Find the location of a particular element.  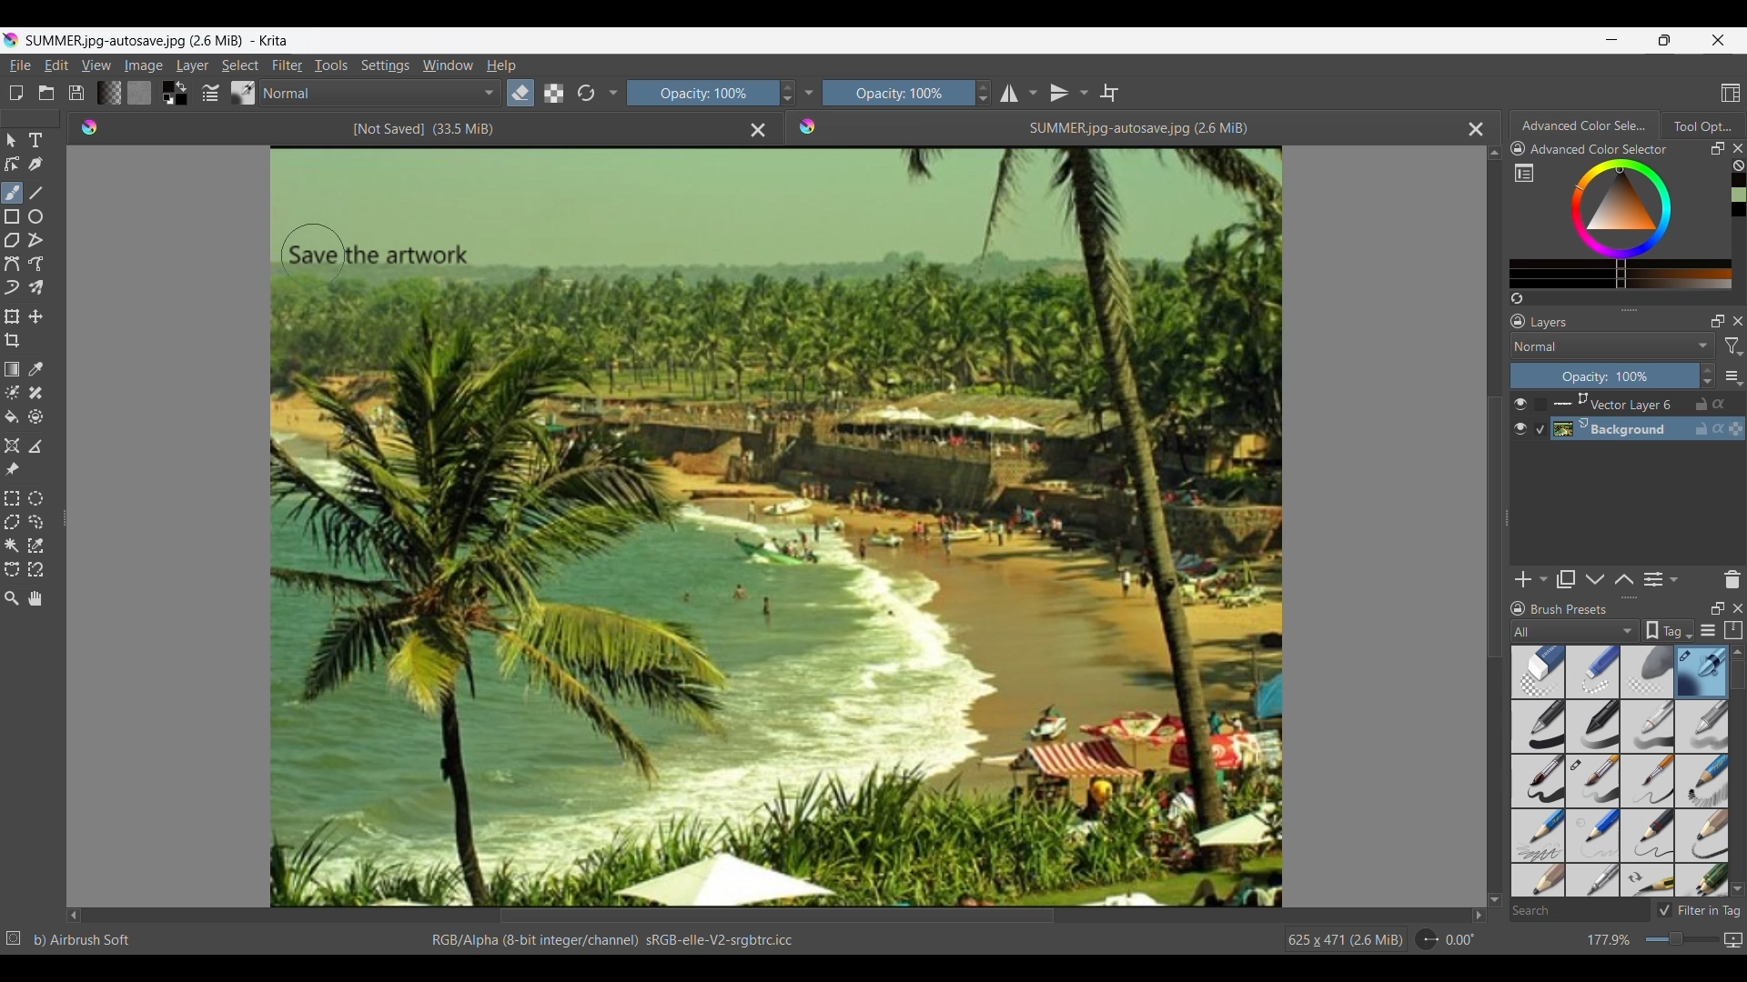

Storage resources is located at coordinates (1732, 631).